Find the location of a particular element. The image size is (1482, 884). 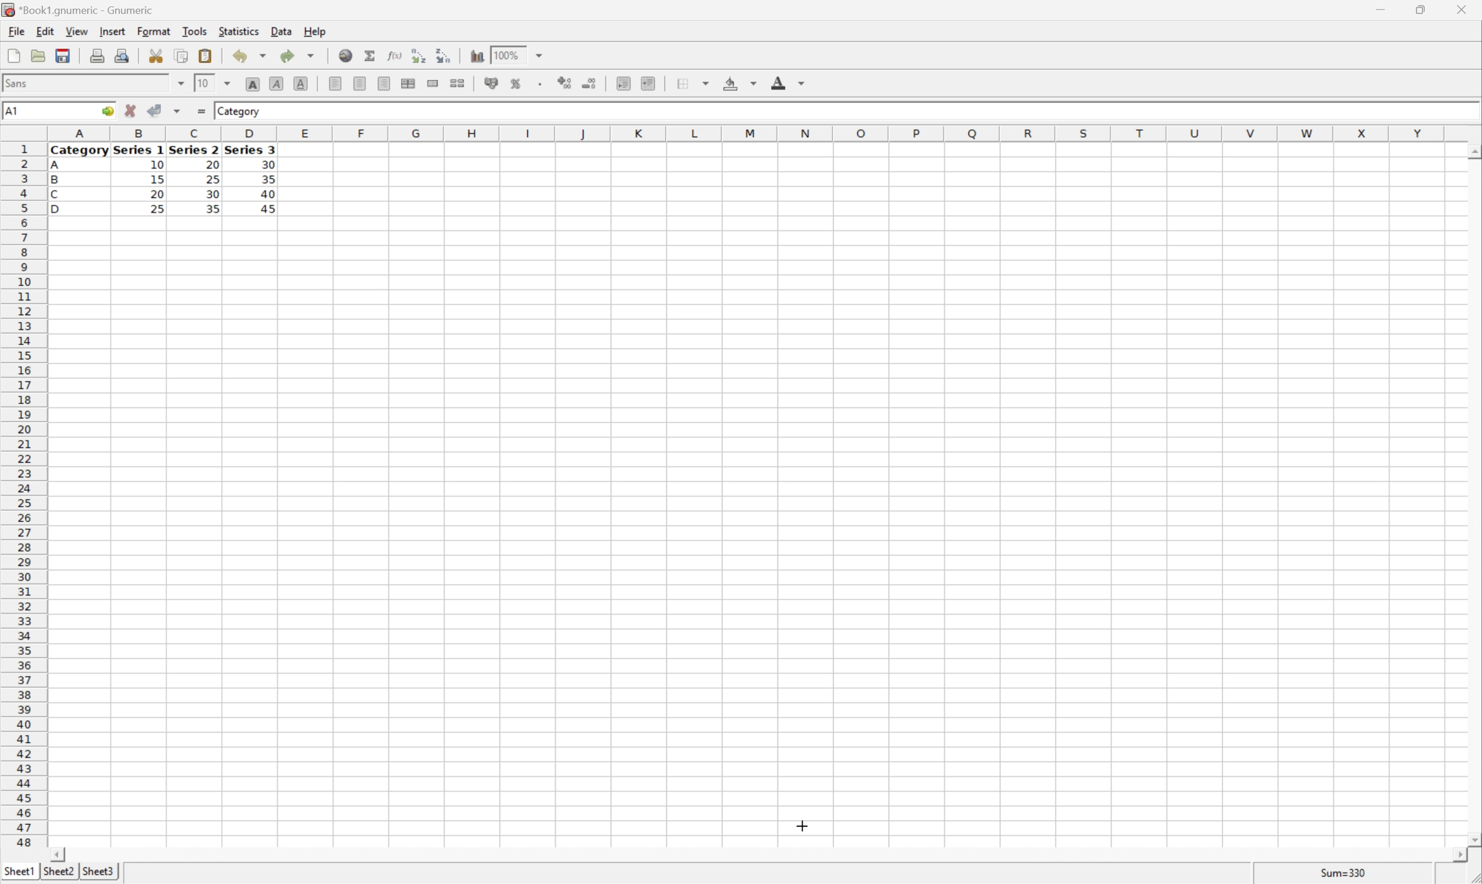

Series 3 is located at coordinates (251, 150).